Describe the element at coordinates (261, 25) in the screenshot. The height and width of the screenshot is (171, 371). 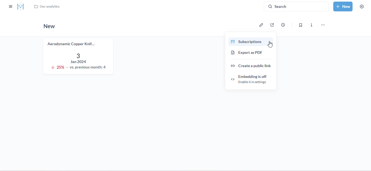
I see `edit dashboard` at that location.